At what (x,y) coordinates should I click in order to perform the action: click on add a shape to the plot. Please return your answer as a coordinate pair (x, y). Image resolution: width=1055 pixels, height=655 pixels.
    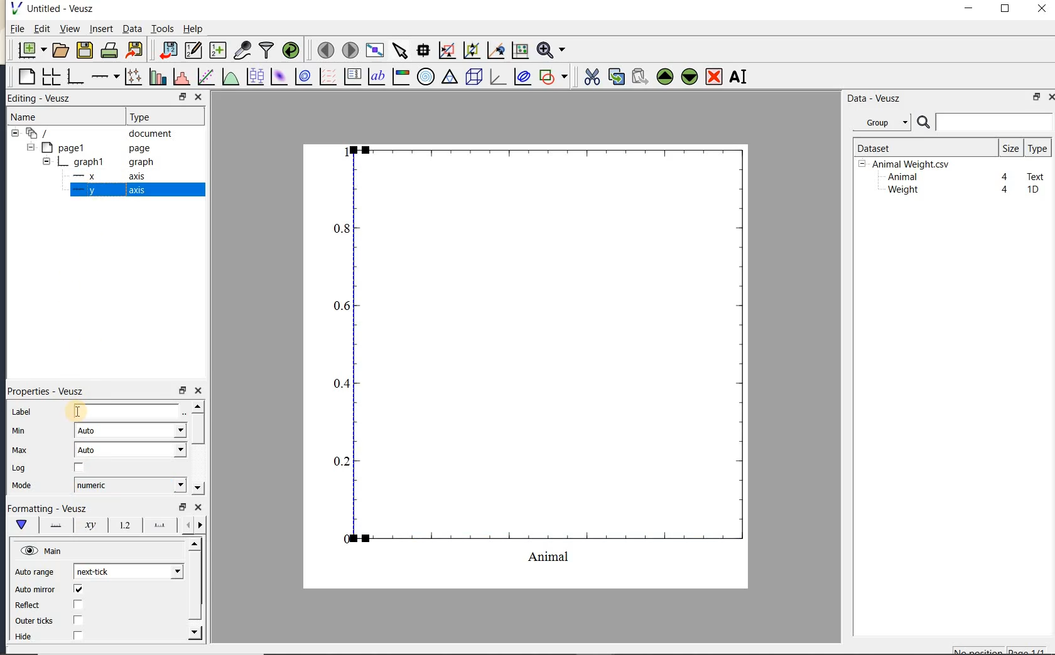
    Looking at the image, I should click on (553, 77).